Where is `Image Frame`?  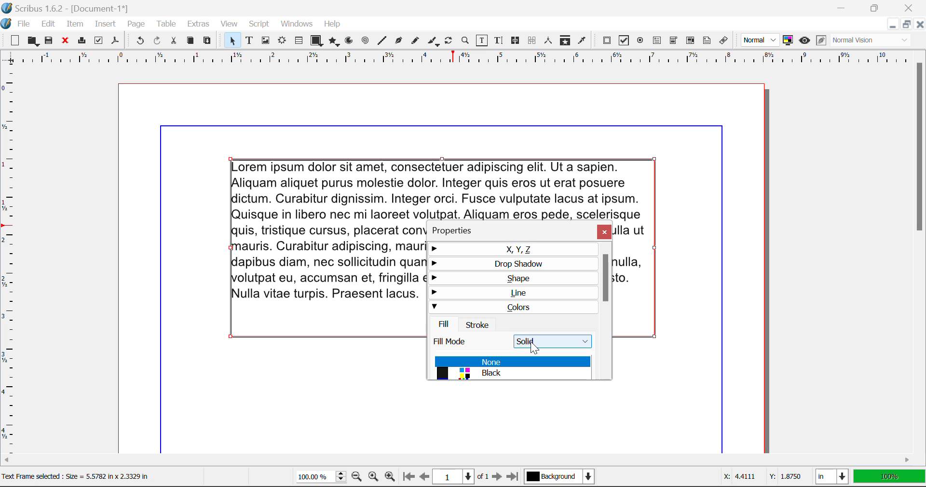
Image Frame is located at coordinates (265, 42).